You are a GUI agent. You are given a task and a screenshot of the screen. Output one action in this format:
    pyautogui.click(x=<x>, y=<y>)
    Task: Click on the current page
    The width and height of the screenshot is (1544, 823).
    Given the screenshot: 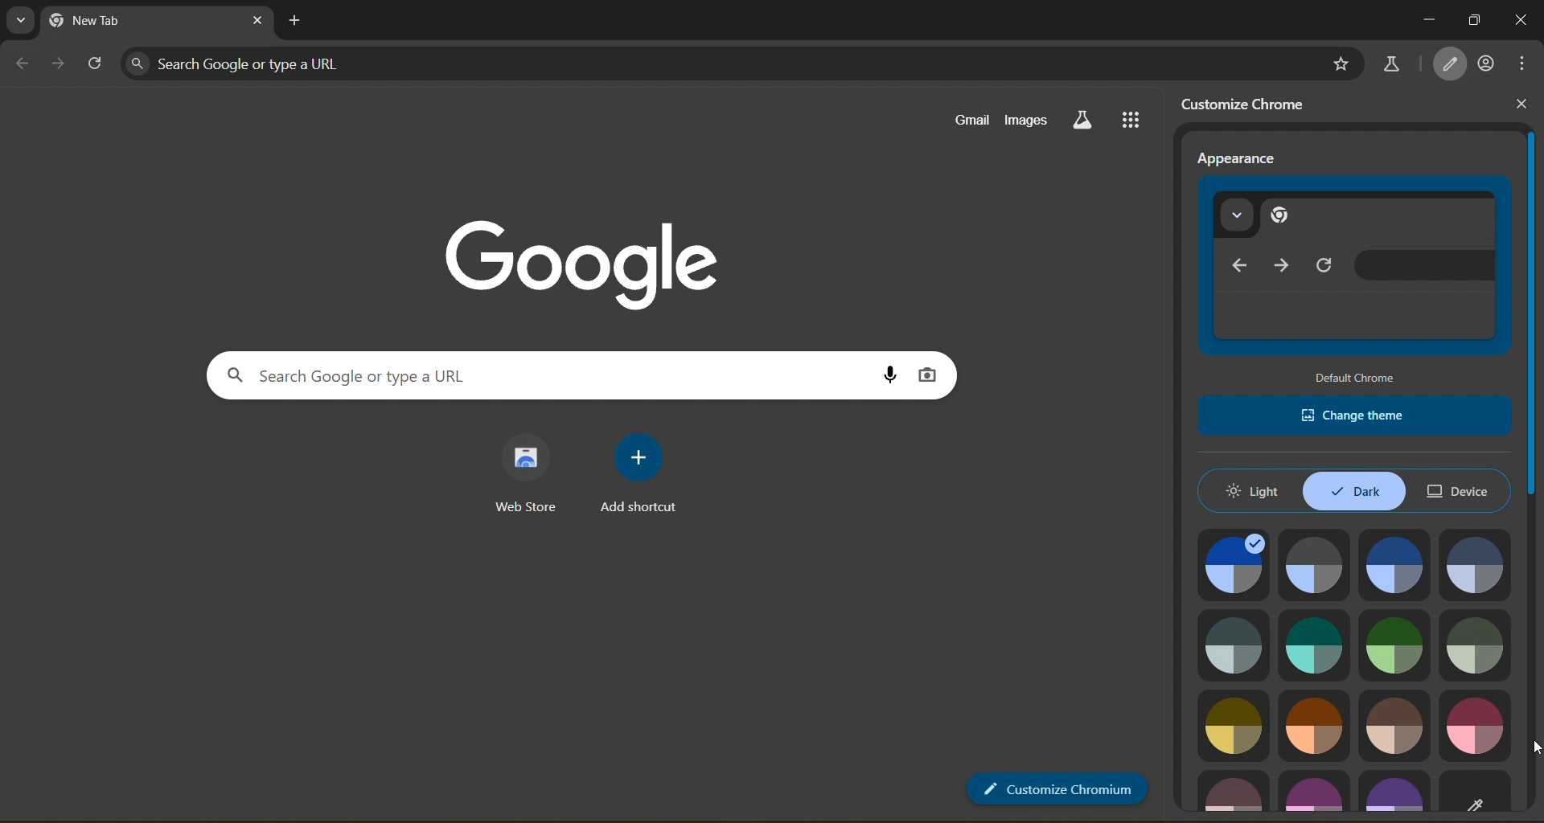 What is the action you would take?
    pyautogui.click(x=139, y=21)
    